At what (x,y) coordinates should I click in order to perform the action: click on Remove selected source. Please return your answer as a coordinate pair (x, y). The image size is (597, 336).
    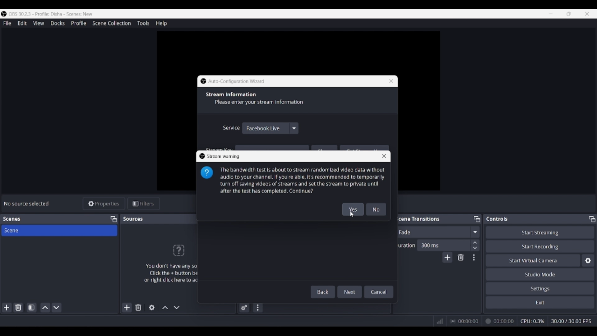
    Looking at the image, I should click on (138, 307).